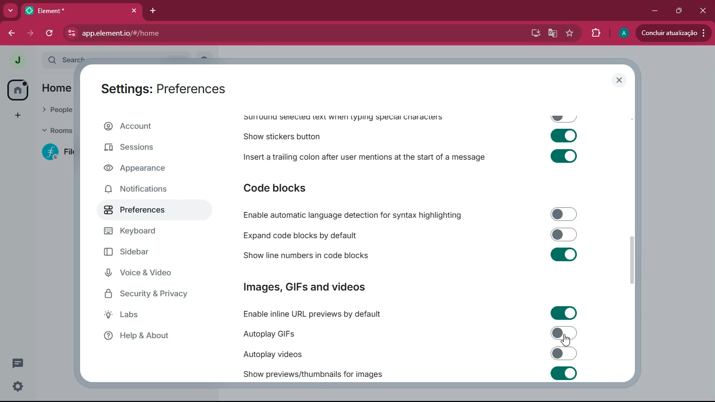 This screenshot has height=402, width=715. I want to click on maximize, so click(678, 12).